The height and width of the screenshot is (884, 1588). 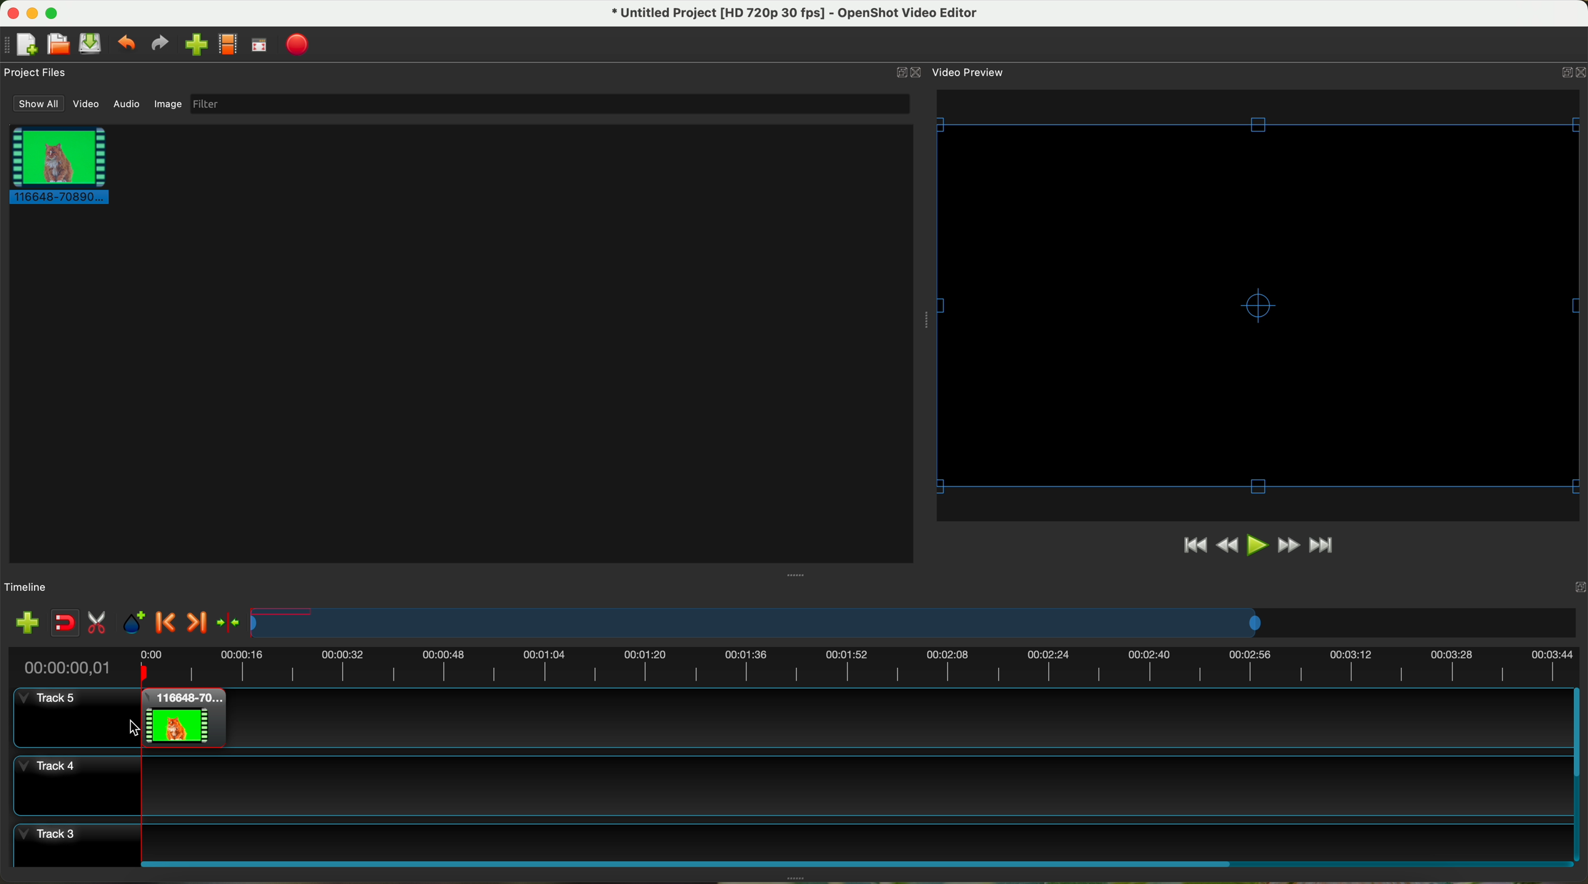 What do you see at coordinates (27, 624) in the screenshot?
I see `import files` at bounding box center [27, 624].